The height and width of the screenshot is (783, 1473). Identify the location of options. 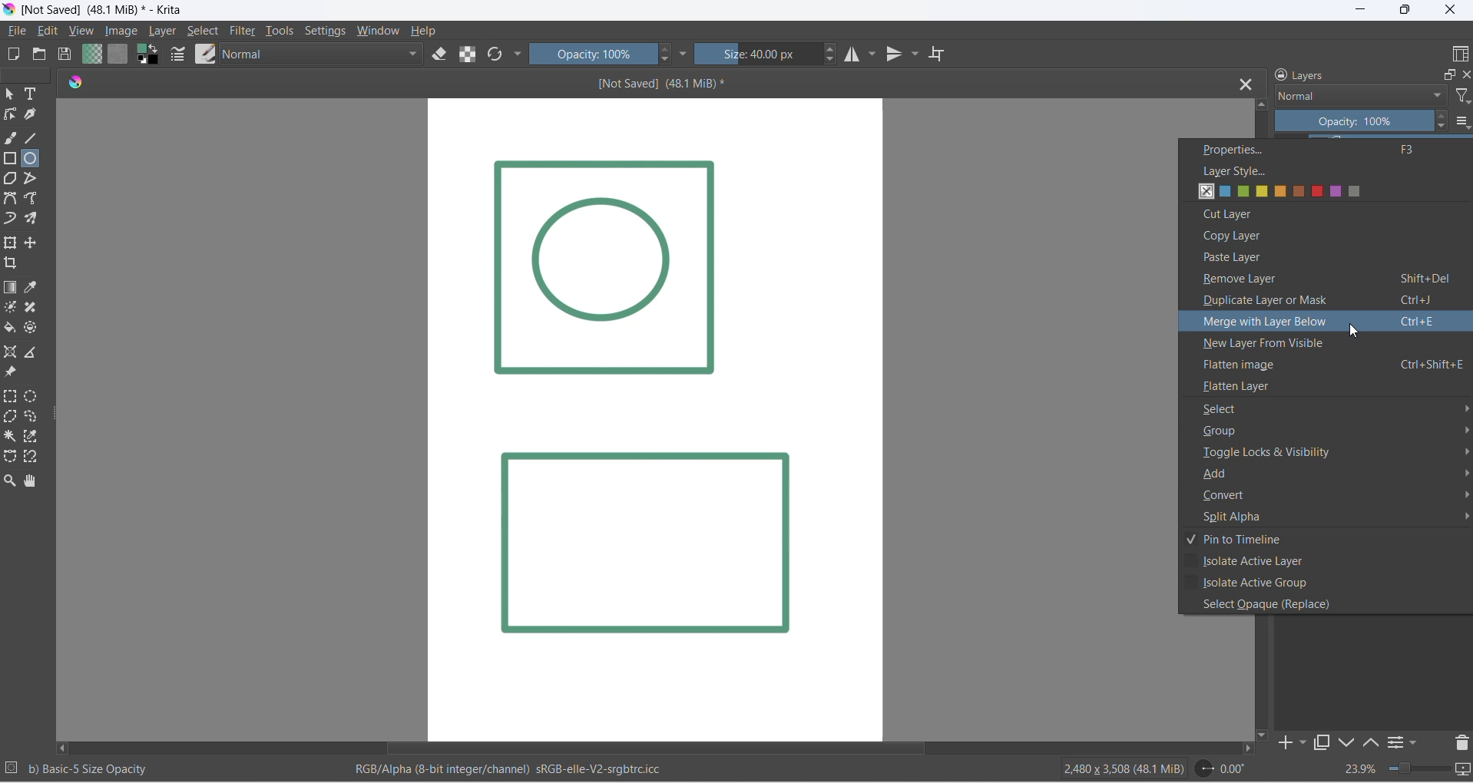
(1464, 121).